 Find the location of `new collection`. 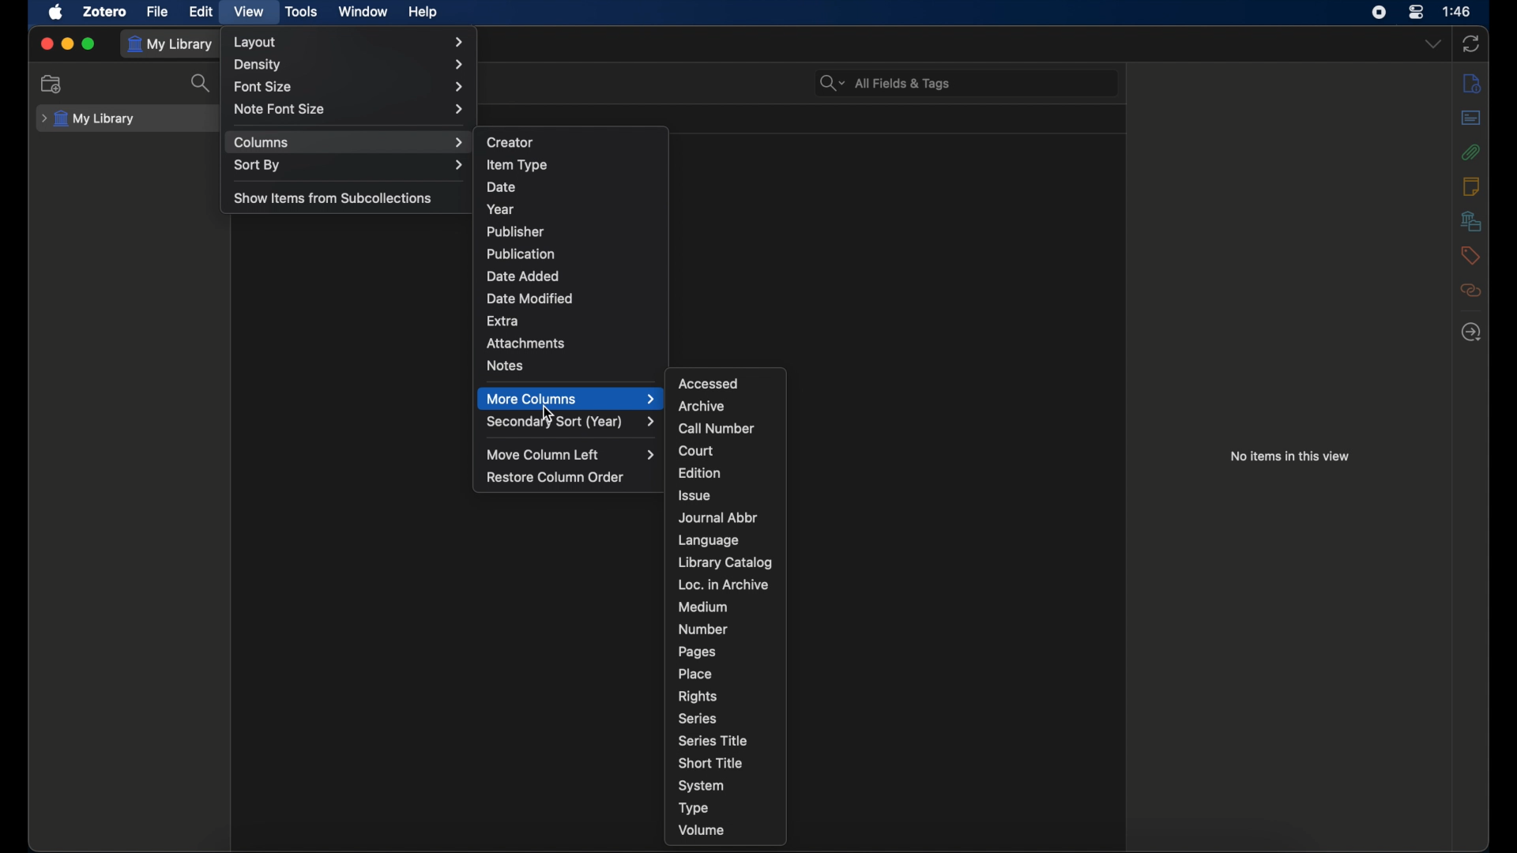

new collection is located at coordinates (51, 83).